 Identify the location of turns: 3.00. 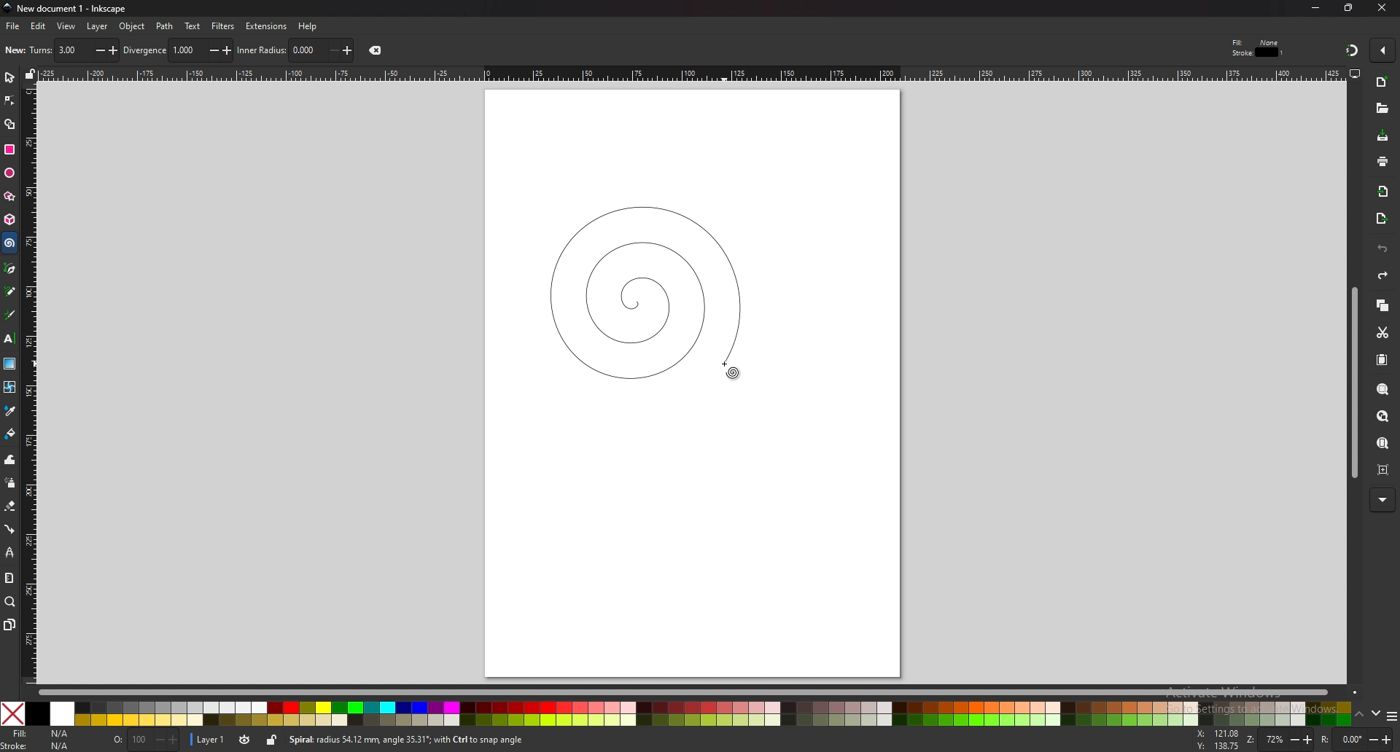
(74, 50).